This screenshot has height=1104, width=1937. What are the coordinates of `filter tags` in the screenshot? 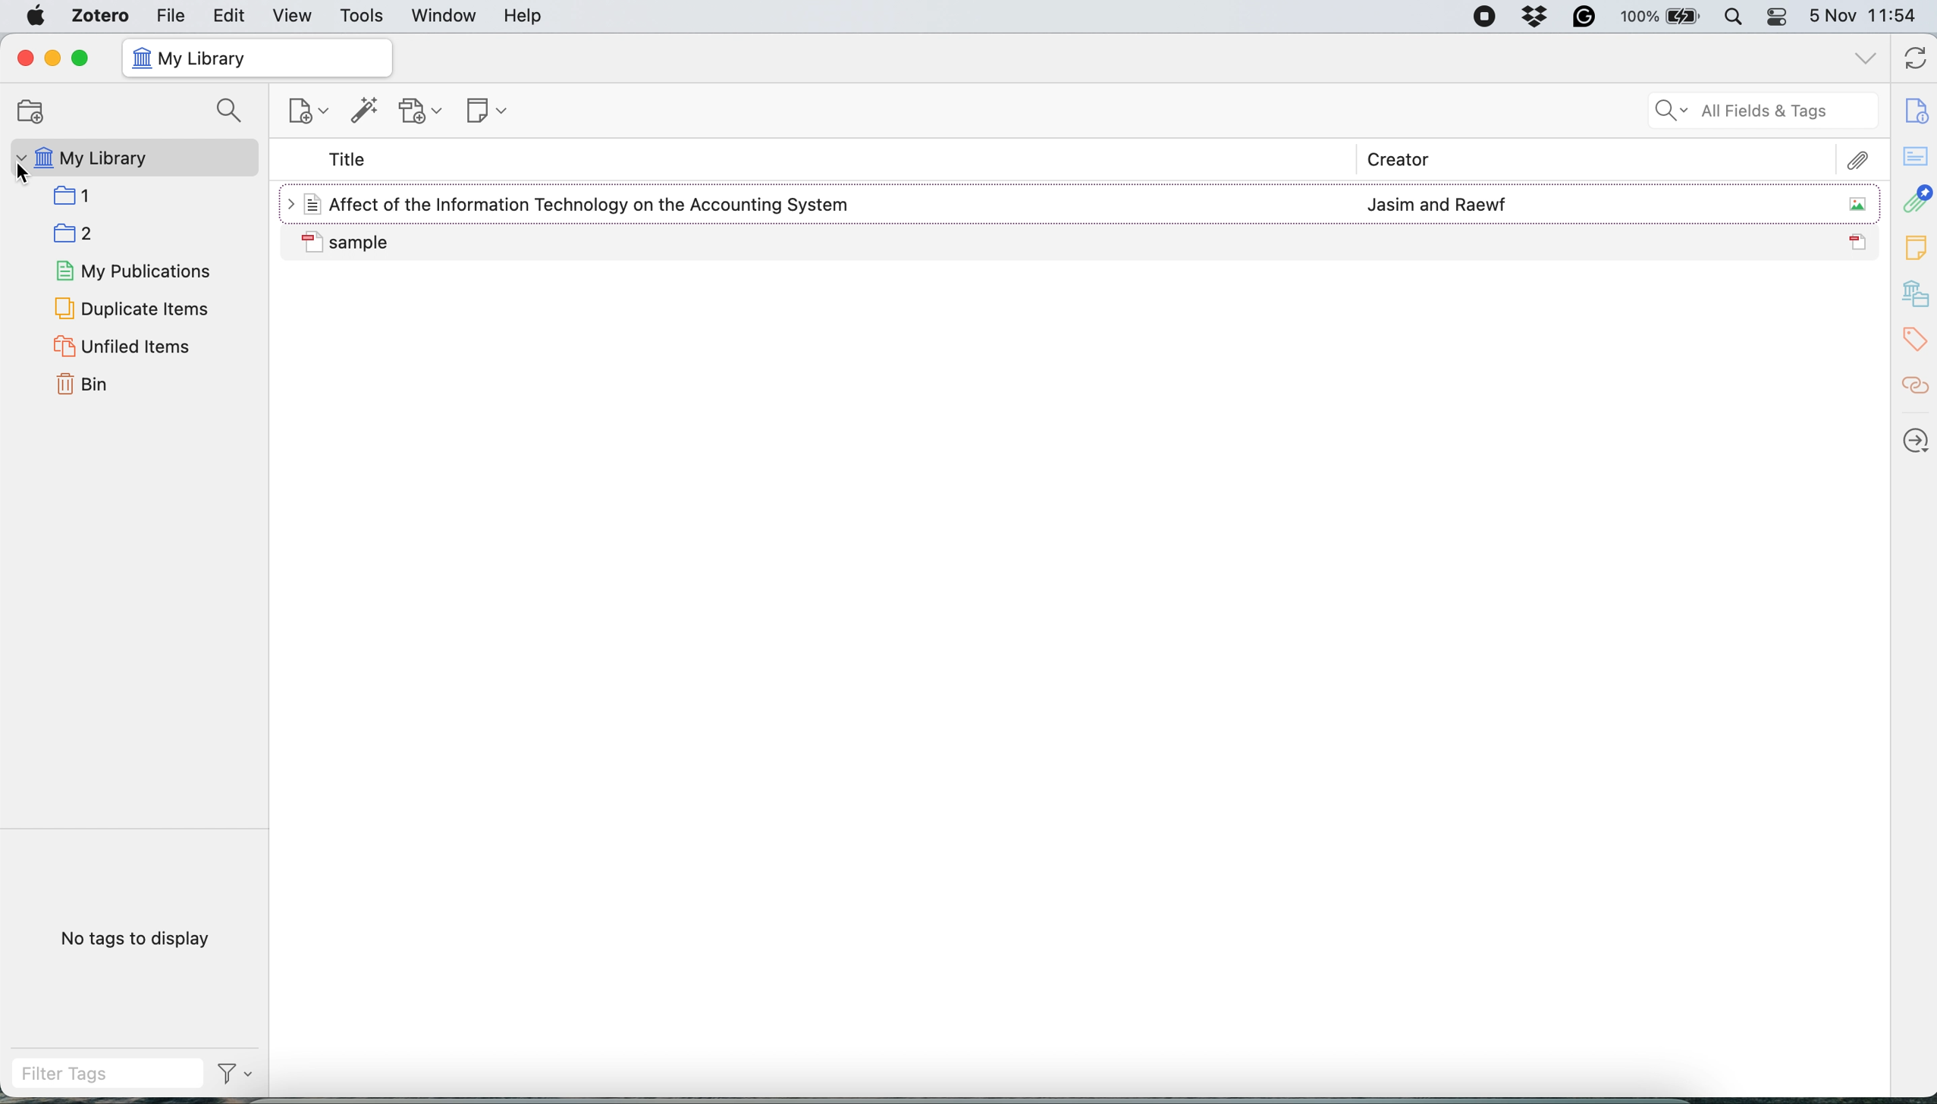 It's located at (70, 1072).